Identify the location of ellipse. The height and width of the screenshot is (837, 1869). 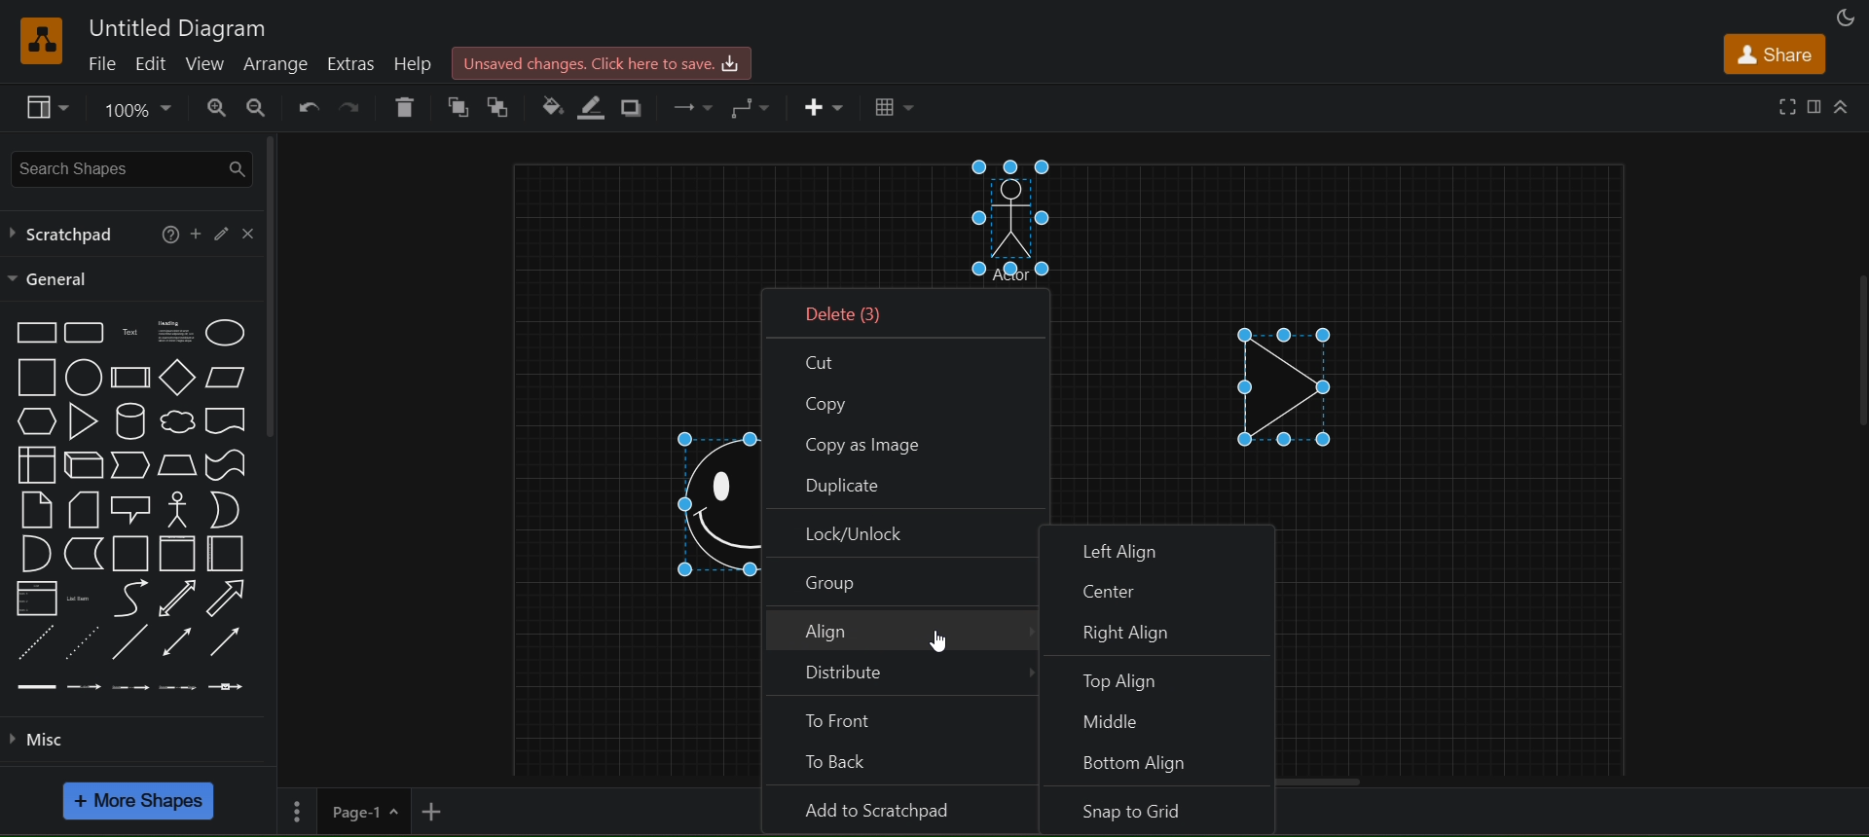
(224, 333).